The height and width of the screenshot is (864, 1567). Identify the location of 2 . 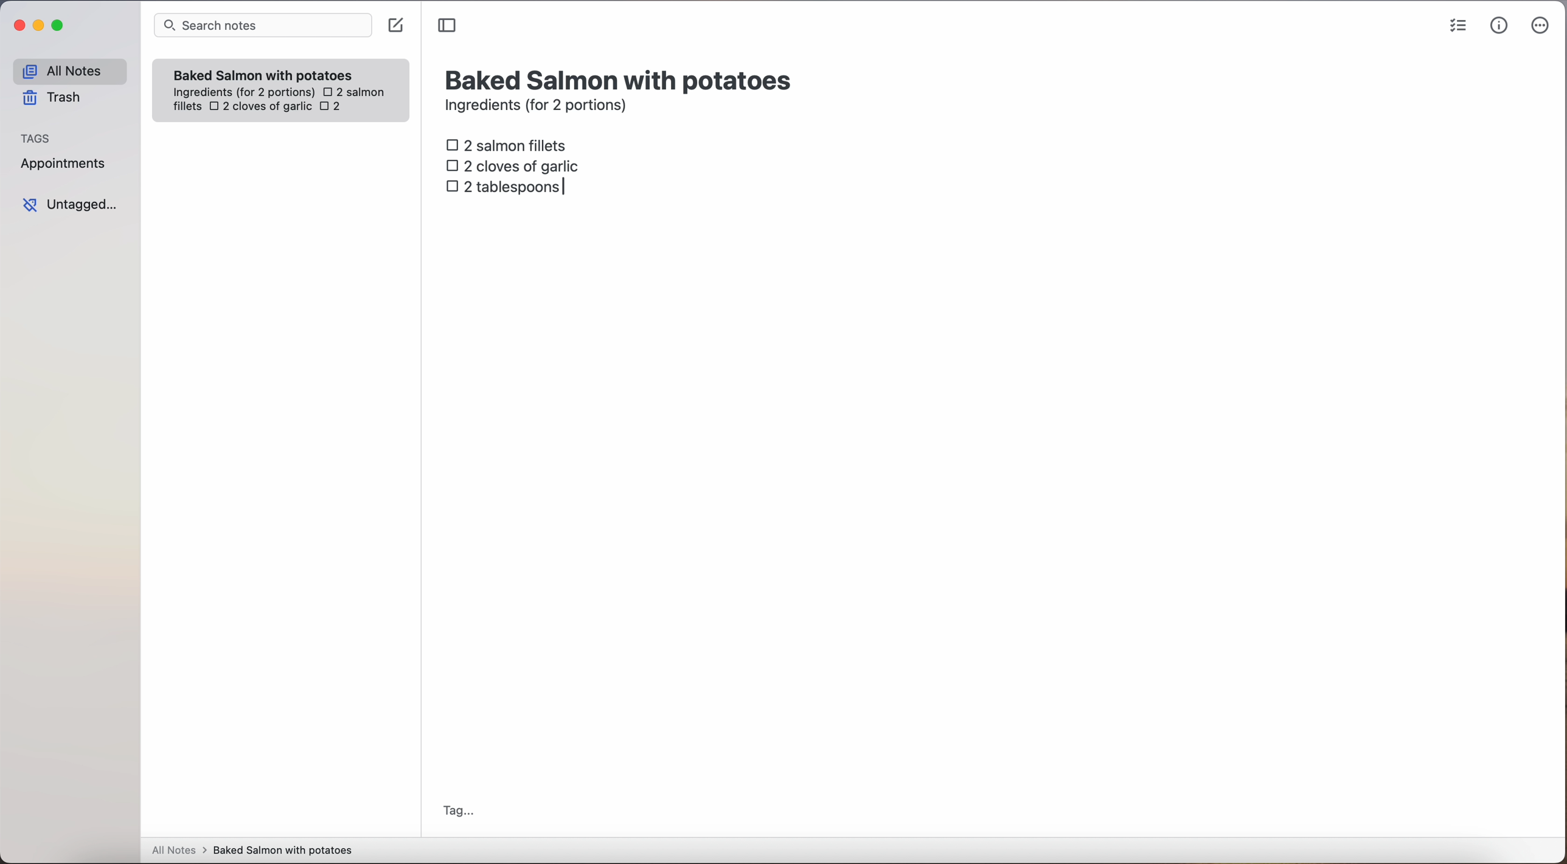
(334, 108).